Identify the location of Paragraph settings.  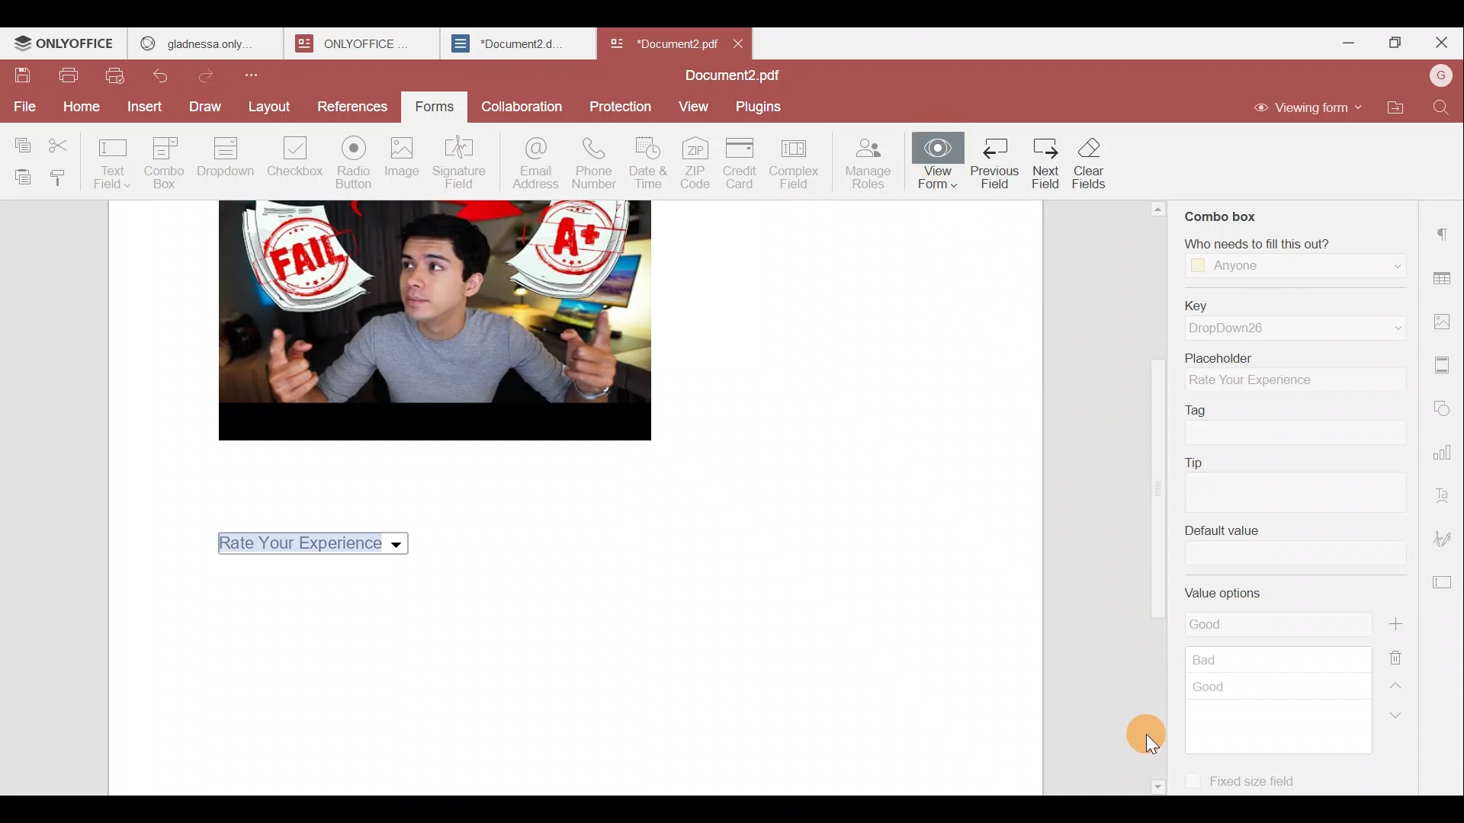
(1445, 230).